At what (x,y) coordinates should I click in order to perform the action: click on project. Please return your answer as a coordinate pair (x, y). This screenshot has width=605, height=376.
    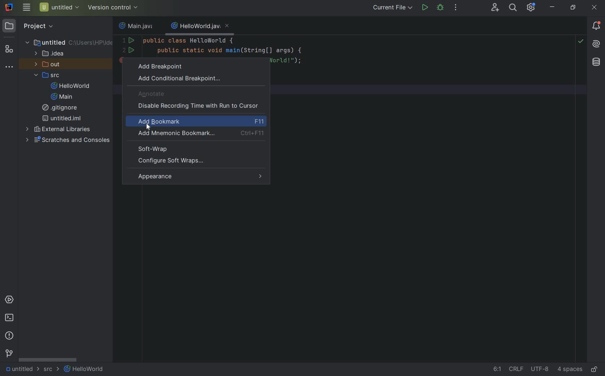
    Looking at the image, I should click on (29, 26).